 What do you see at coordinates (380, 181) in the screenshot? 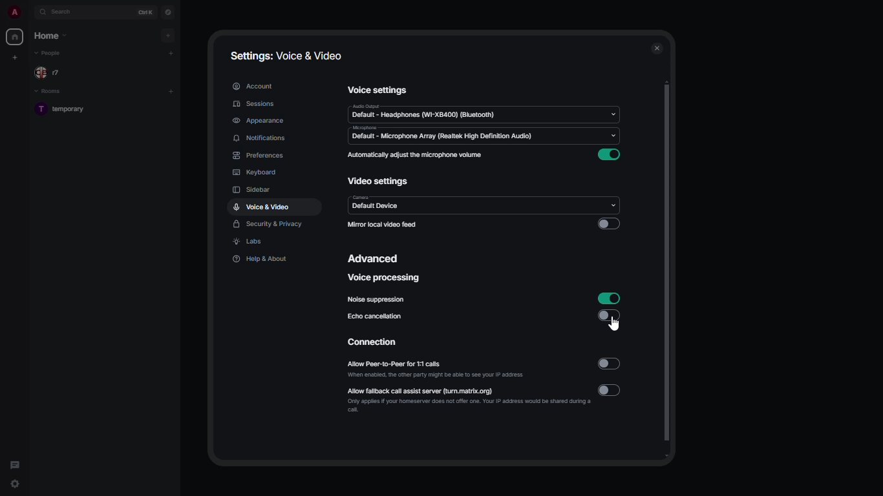
I see `video settings` at bounding box center [380, 181].